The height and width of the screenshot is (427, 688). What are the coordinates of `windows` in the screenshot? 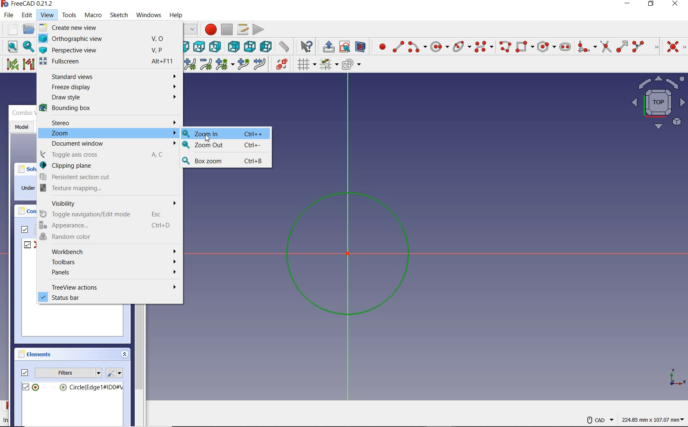 It's located at (149, 15).